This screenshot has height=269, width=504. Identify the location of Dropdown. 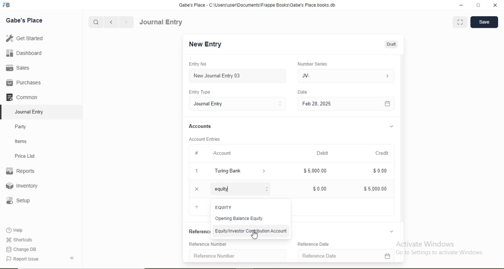
(391, 231).